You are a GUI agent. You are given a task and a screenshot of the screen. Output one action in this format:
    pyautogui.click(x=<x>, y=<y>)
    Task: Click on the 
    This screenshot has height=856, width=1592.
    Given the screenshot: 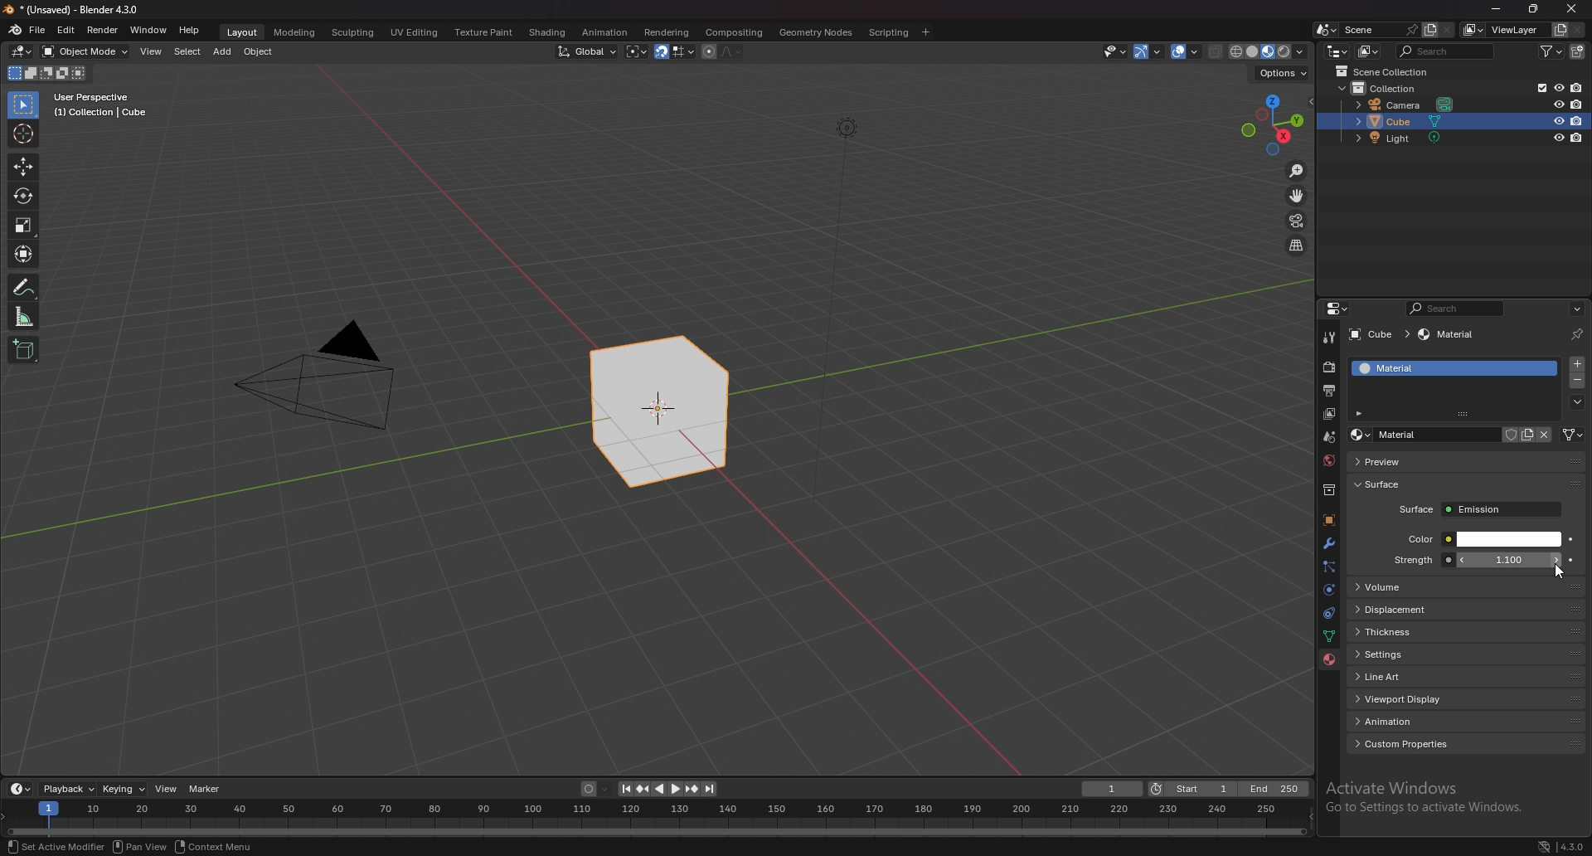 What is the action you would take?
    pyautogui.click(x=1573, y=11)
    